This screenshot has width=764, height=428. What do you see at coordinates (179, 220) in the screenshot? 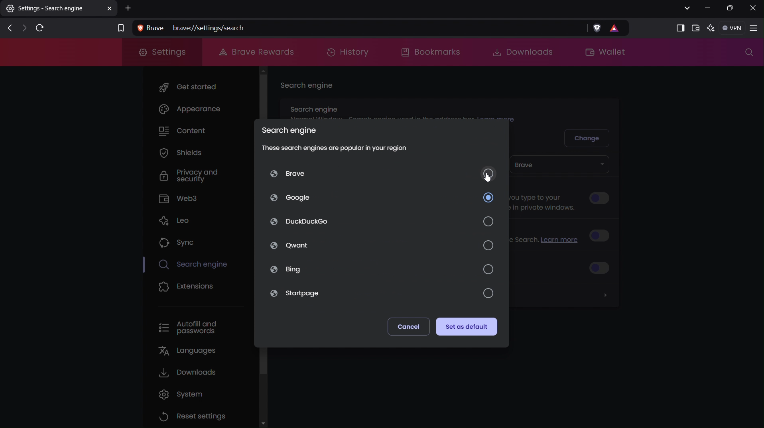
I see `Leo` at bounding box center [179, 220].